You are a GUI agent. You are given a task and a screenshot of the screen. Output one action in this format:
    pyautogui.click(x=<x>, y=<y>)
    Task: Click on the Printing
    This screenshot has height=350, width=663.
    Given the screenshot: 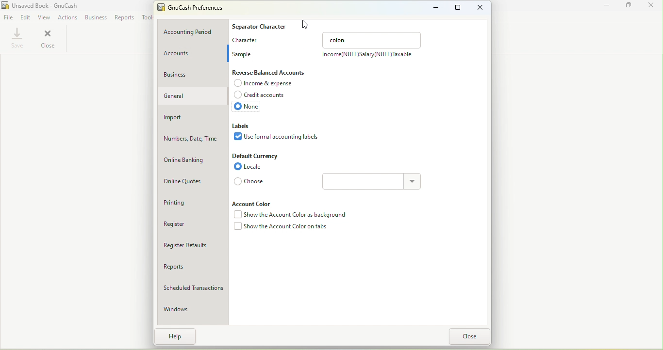 What is the action you would take?
    pyautogui.click(x=193, y=204)
    